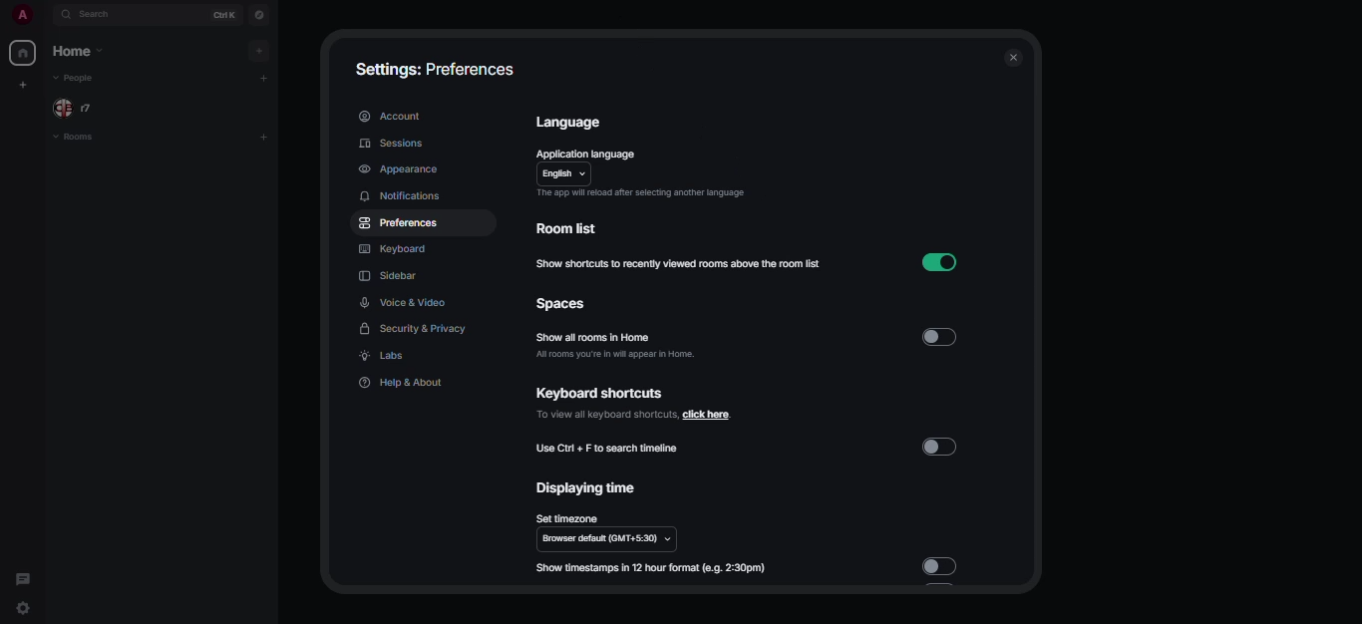 This screenshot has height=624, width=1362. I want to click on add, so click(265, 136).